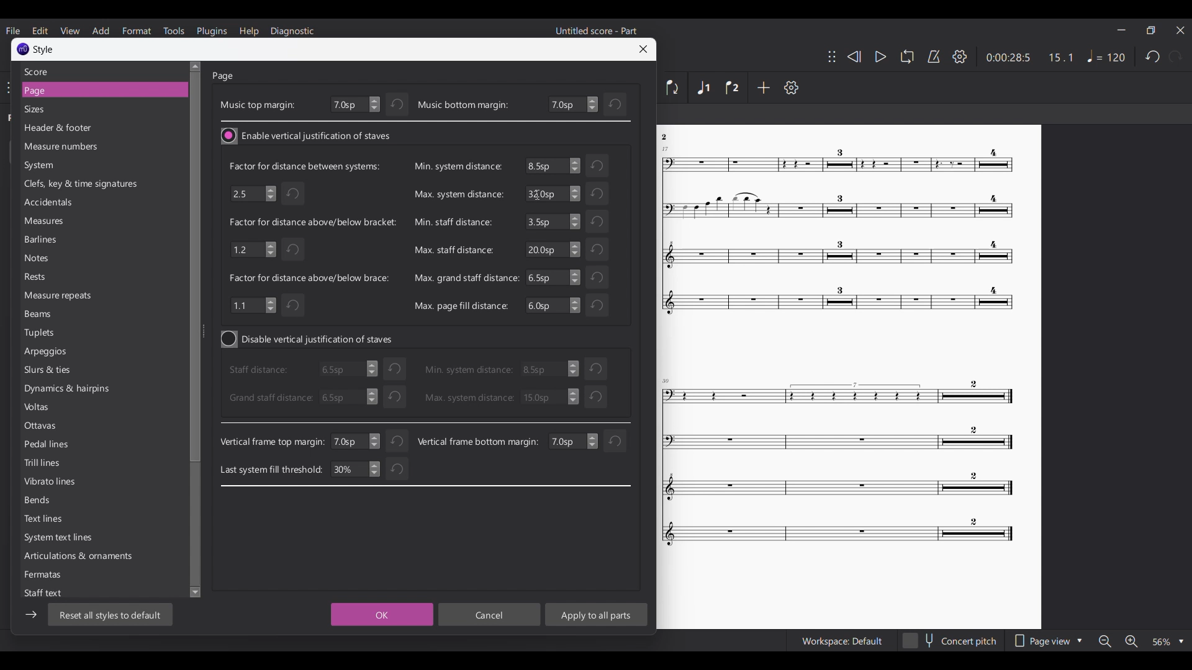  I want to click on Play, so click(881, 57).